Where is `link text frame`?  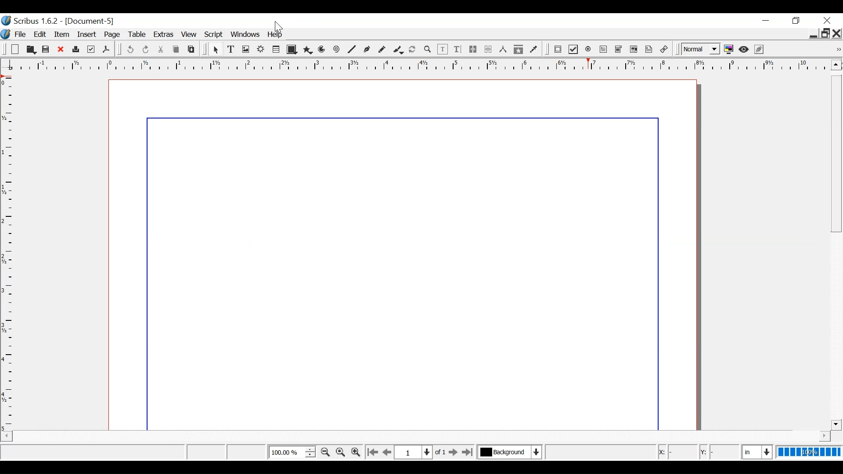
link text frame is located at coordinates (473, 50).